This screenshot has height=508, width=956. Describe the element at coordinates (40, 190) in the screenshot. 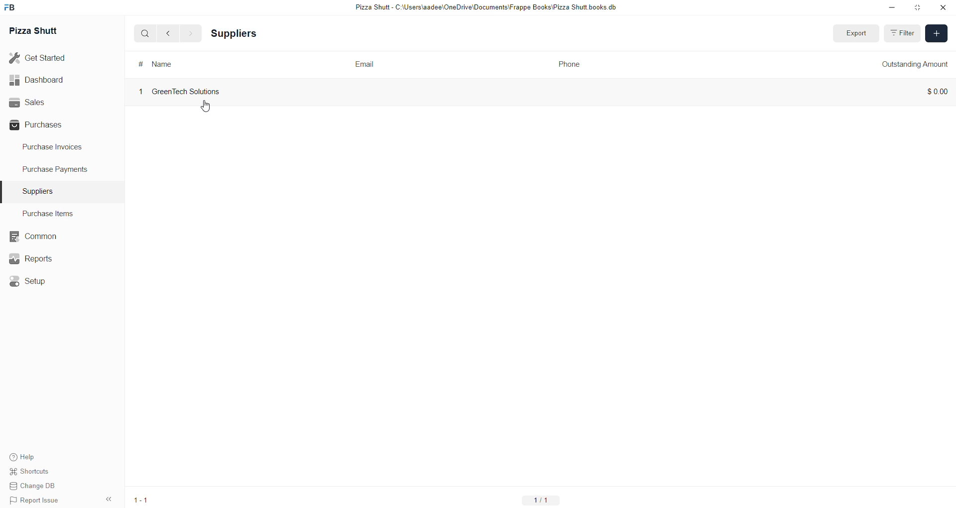

I see `Suppliers` at that location.